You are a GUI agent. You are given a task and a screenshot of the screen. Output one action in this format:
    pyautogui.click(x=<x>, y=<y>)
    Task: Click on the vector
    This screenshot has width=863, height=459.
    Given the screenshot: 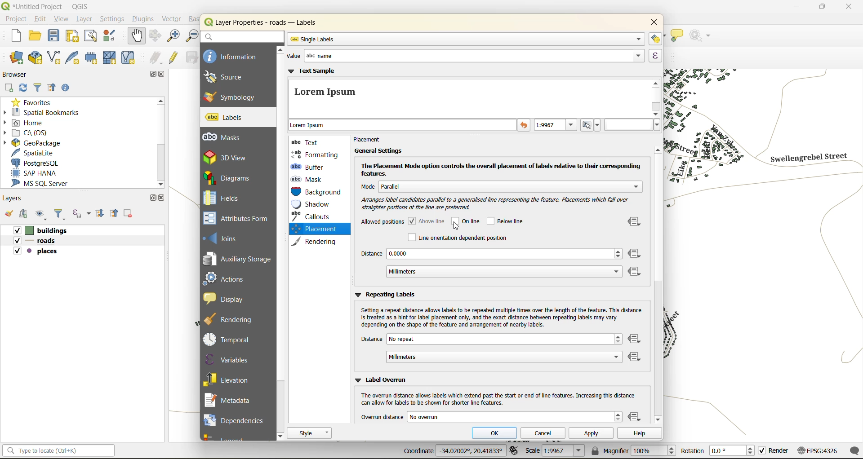 What is the action you would take?
    pyautogui.click(x=174, y=19)
    